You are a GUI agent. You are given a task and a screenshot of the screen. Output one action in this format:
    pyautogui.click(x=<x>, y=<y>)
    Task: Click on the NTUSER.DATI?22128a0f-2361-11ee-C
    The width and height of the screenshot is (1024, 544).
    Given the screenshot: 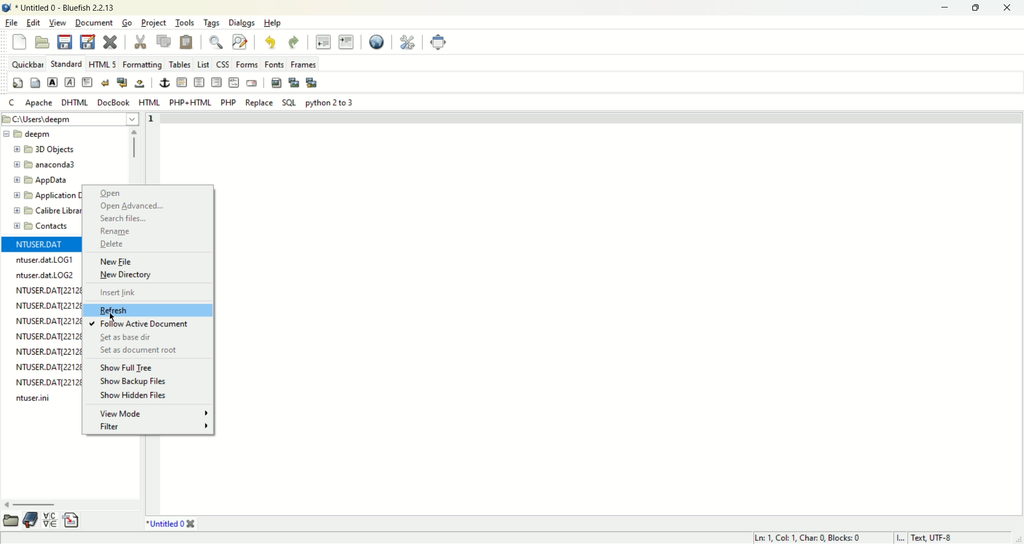 What is the action you would take?
    pyautogui.click(x=49, y=320)
    